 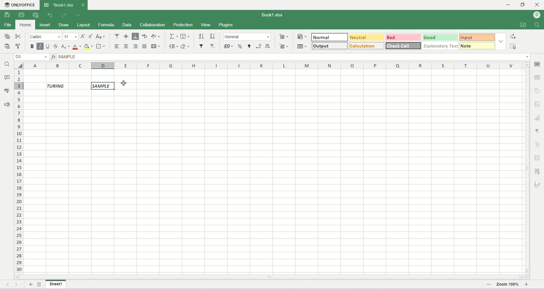 What do you see at coordinates (202, 46) in the screenshot?
I see `filter` at bounding box center [202, 46].